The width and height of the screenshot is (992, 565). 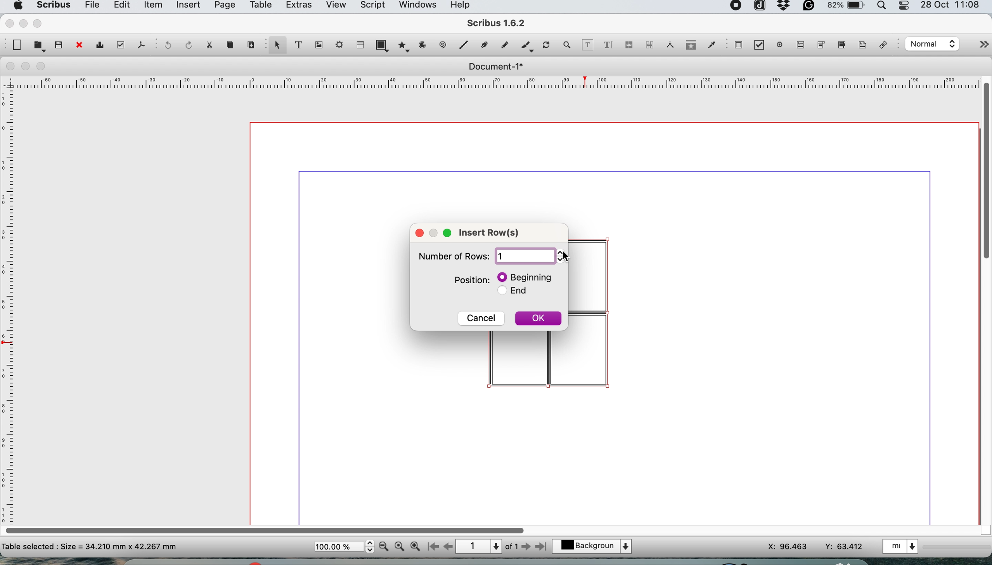 I want to click on horizontal scale, so click(x=497, y=84).